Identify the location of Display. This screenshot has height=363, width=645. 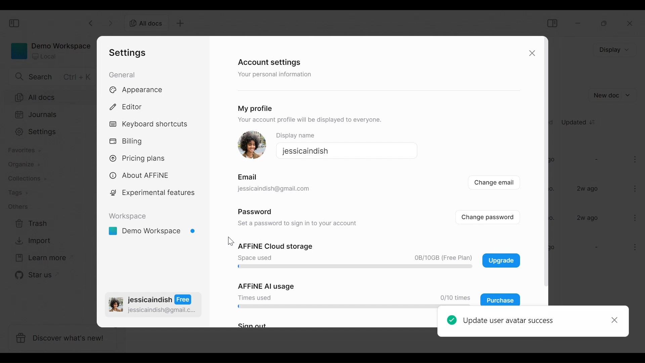
(613, 50).